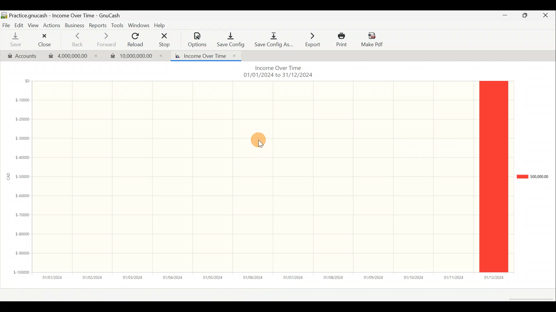 The image size is (556, 312). Describe the element at coordinates (22, 157) in the screenshot. I see `$-40000` at that location.